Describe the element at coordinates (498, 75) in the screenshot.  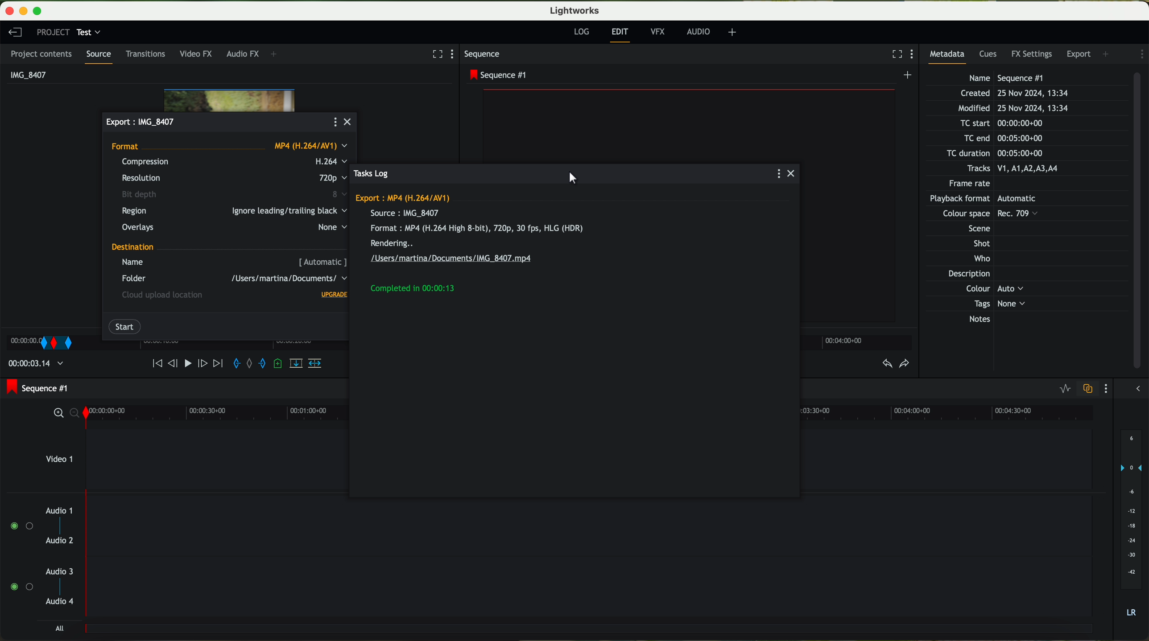
I see `sequence #1` at that location.